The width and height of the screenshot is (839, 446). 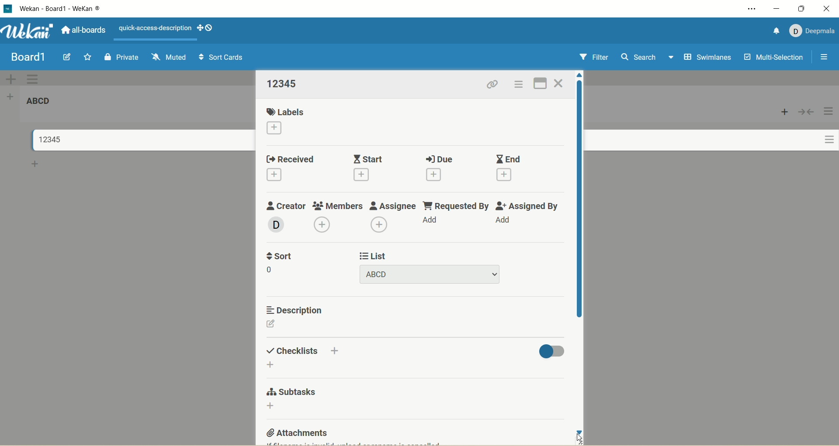 What do you see at coordinates (28, 32) in the screenshot?
I see `wekan` at bounding box center [28, 32].